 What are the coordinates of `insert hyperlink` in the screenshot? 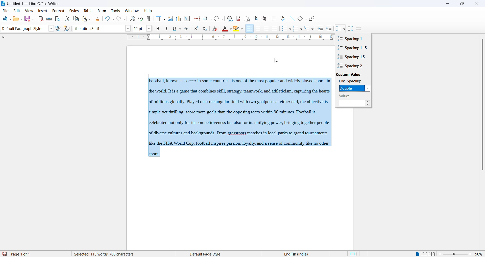 It's located at (230, 19).